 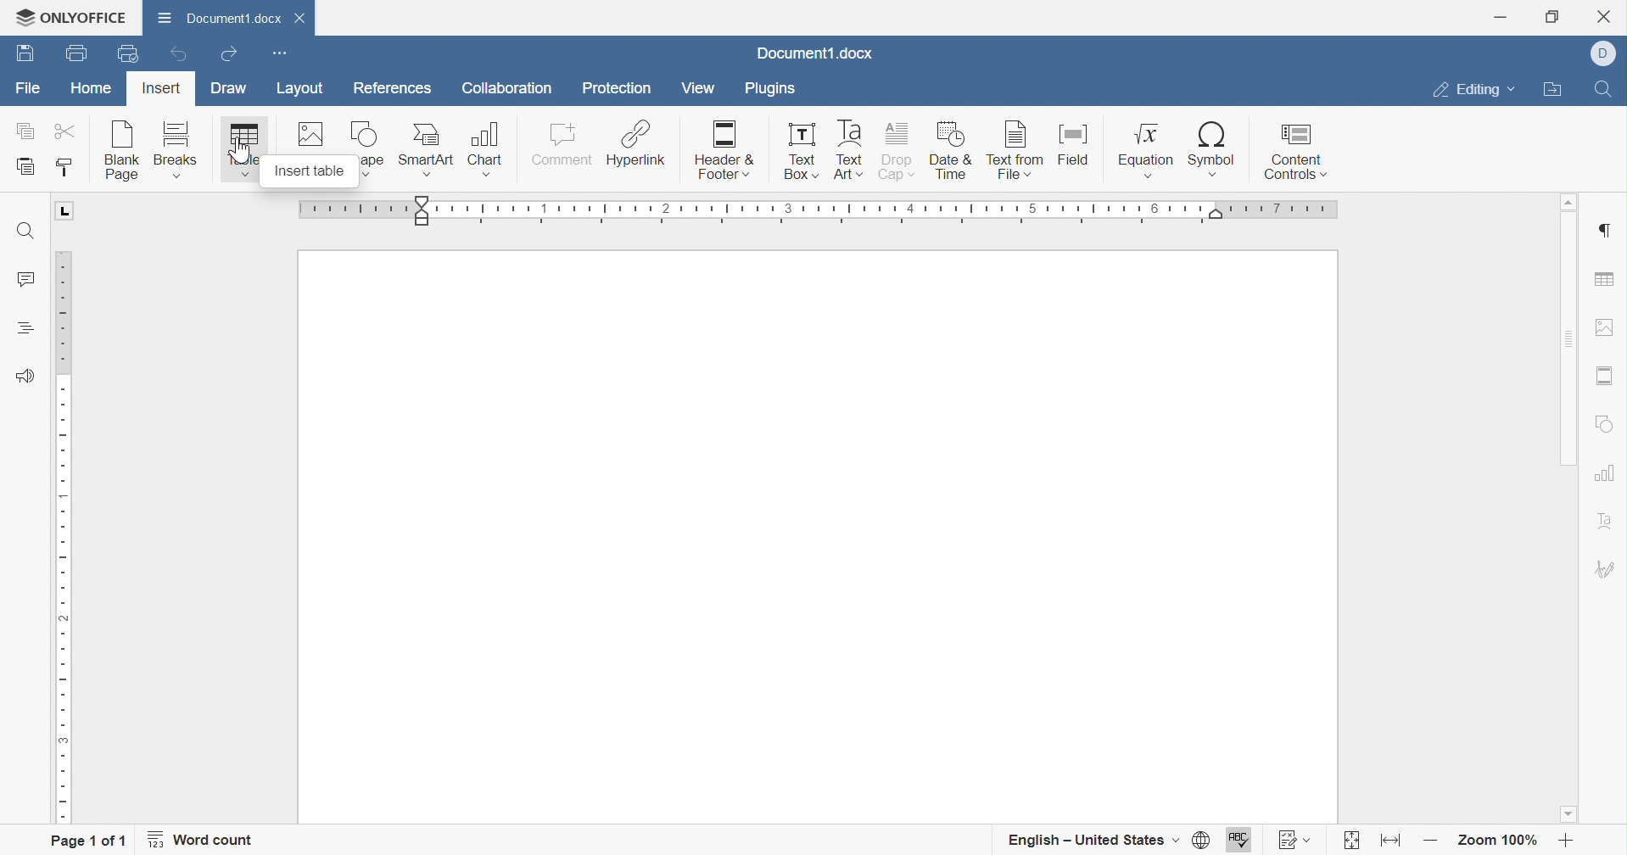 What do you see at coordinates (815, 53) in the screenshot?
I see `Docuemnt1.docx` at bounding box center [815, 53].